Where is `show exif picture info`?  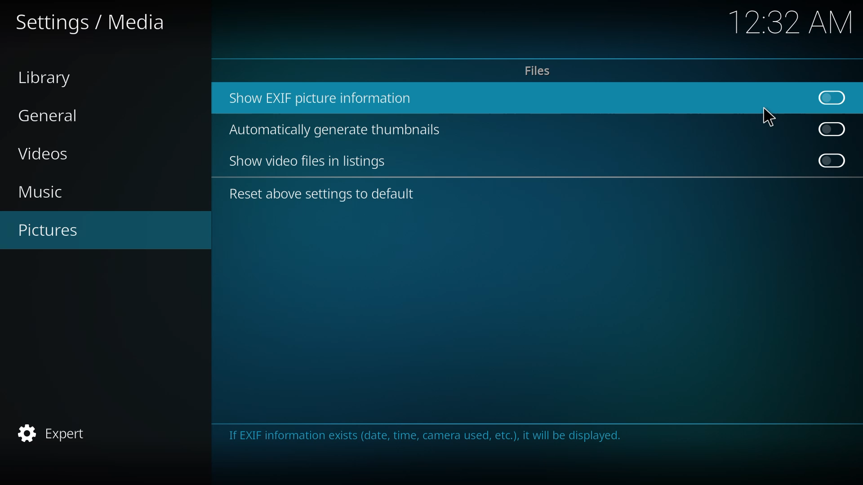 show exif picture info is located at coordinates (323, 98).